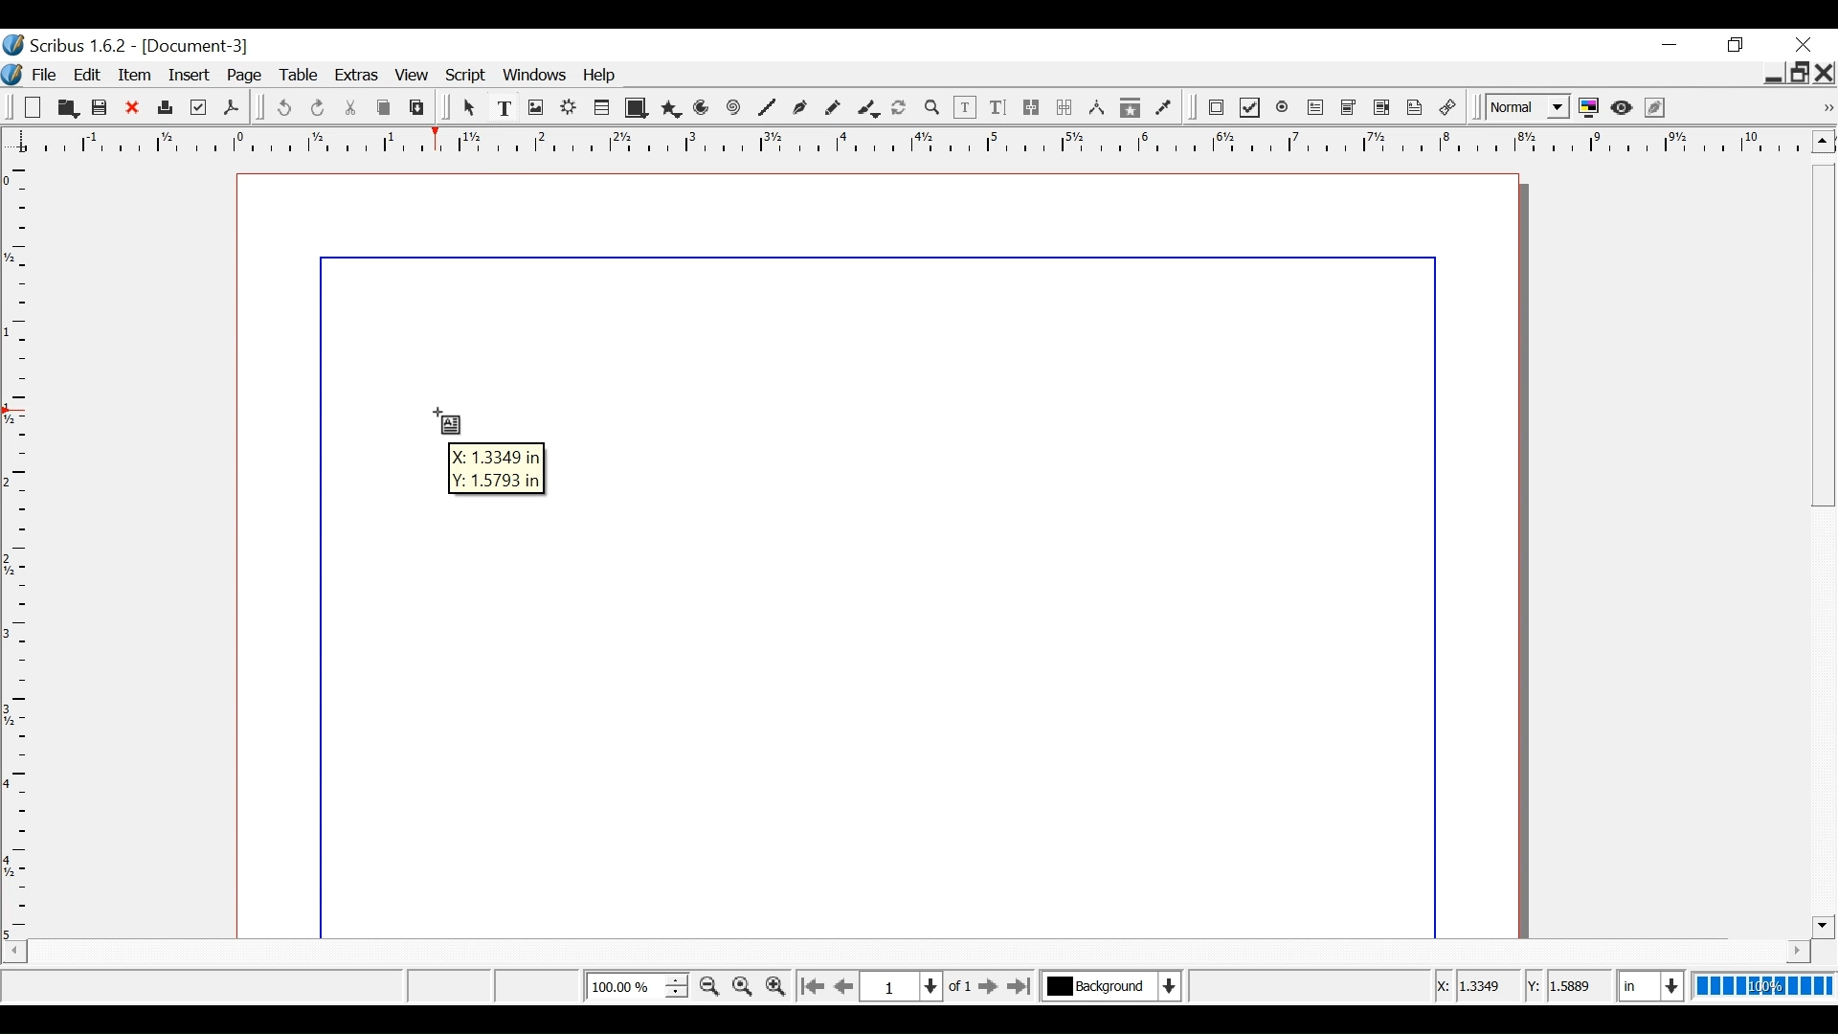 Image resolution: width=1838 pixels, height=1034 pixels. What do you see at coordinates (900, 109) in the screenshot?
I see `Rotate` at bounding box center [900, 109].